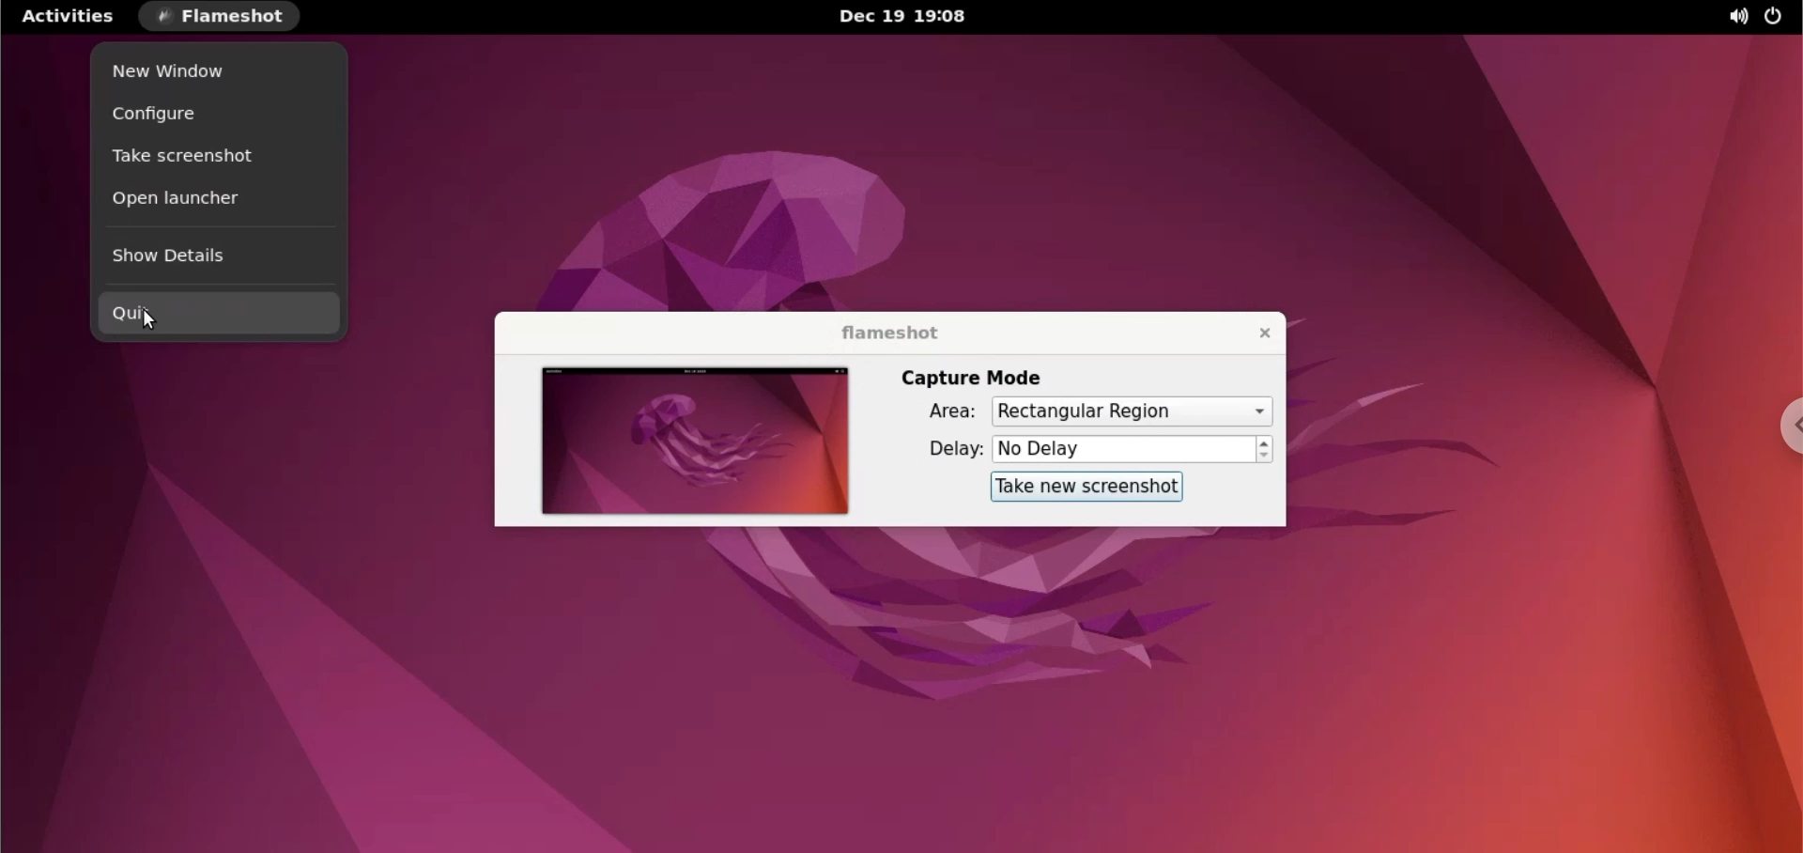 Image resolution: width=1803 pixels, height=853 pixels. I want to click on Dec 19 19:08, so click(908, 15).